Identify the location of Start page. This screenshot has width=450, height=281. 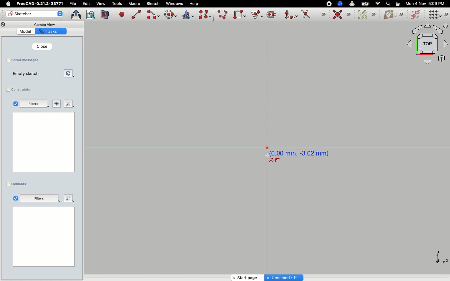
(244, 277).